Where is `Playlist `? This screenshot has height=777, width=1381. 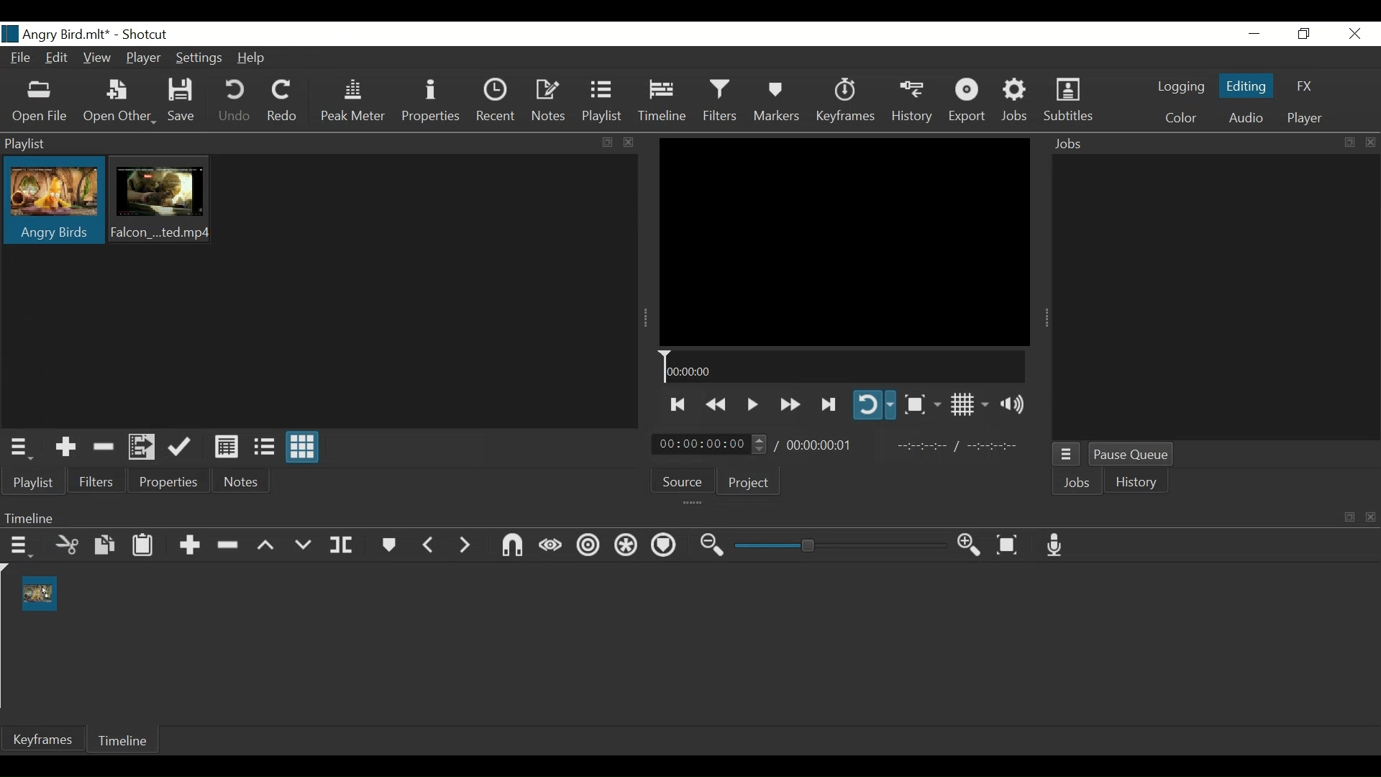
Playlist  is located at coordinates (32, 482).